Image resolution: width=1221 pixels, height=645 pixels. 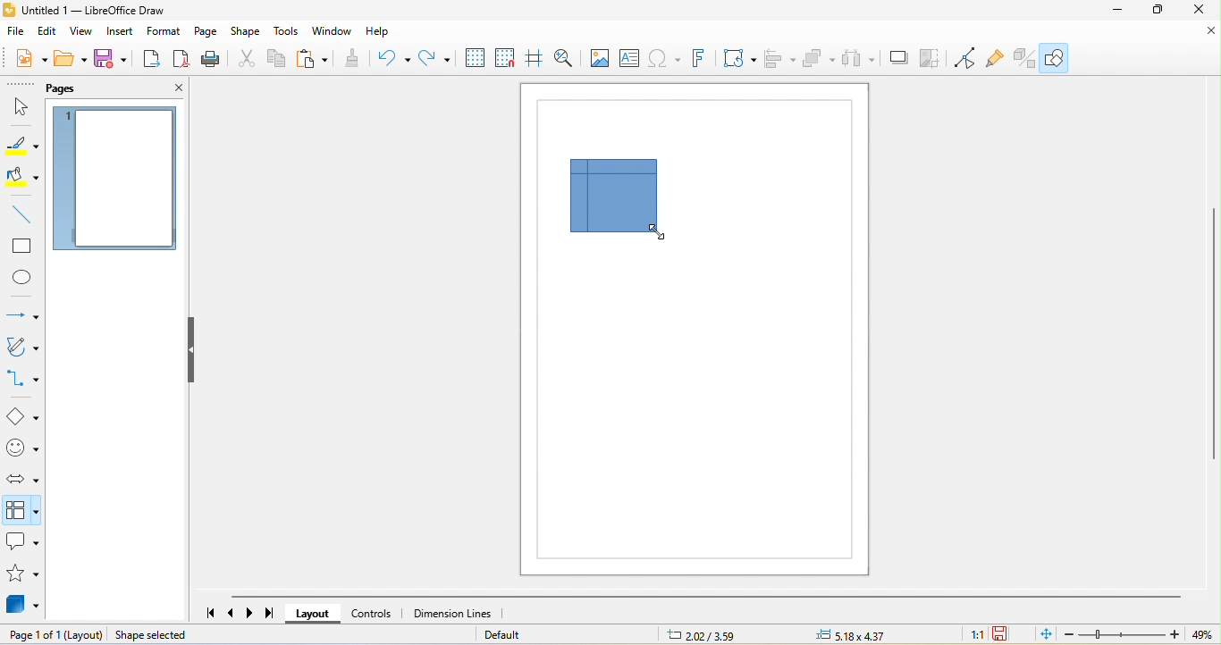 What do you see at coordinates (778, 59) in the screenshot?
I see `align object` at bounding box center [778, 59].